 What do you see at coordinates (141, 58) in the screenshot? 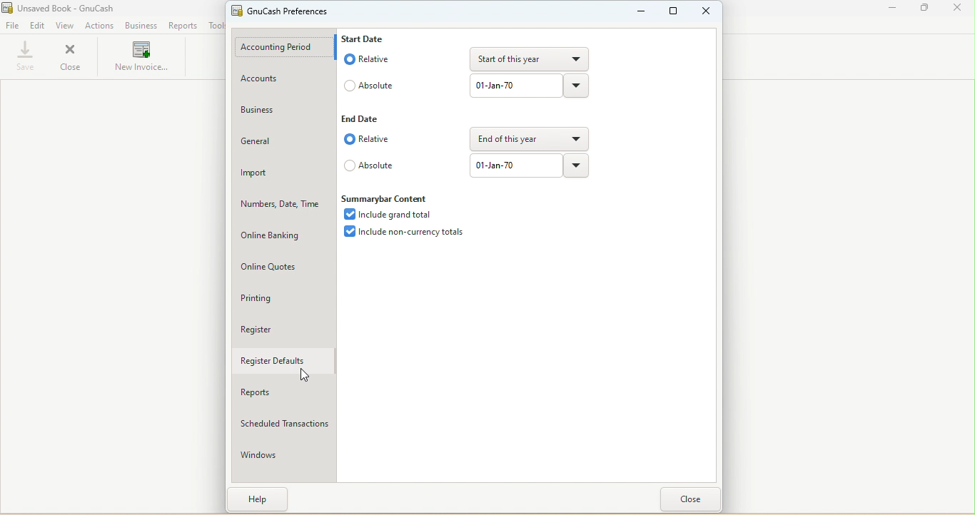
I see `New invoices` at bounding box center [141, 58].